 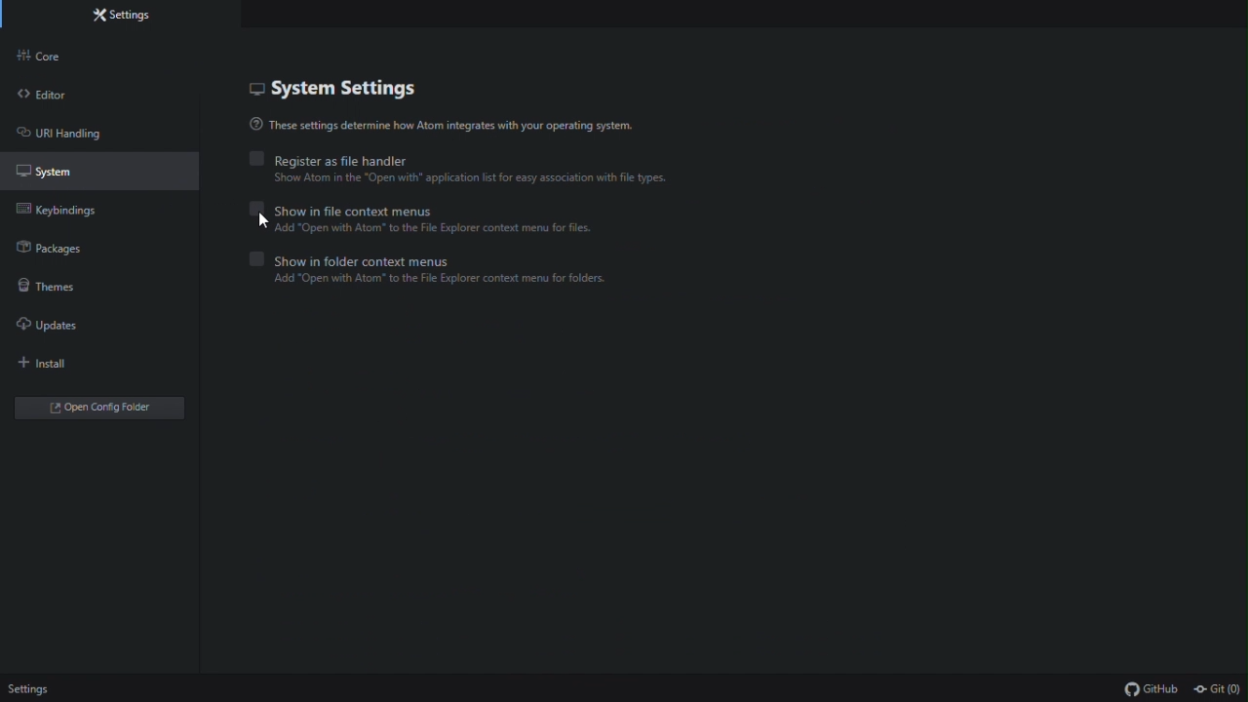 What do you see at coordinates (56, 94) in the screenshot?
I see `Editor` at bounding box center [56, 94].